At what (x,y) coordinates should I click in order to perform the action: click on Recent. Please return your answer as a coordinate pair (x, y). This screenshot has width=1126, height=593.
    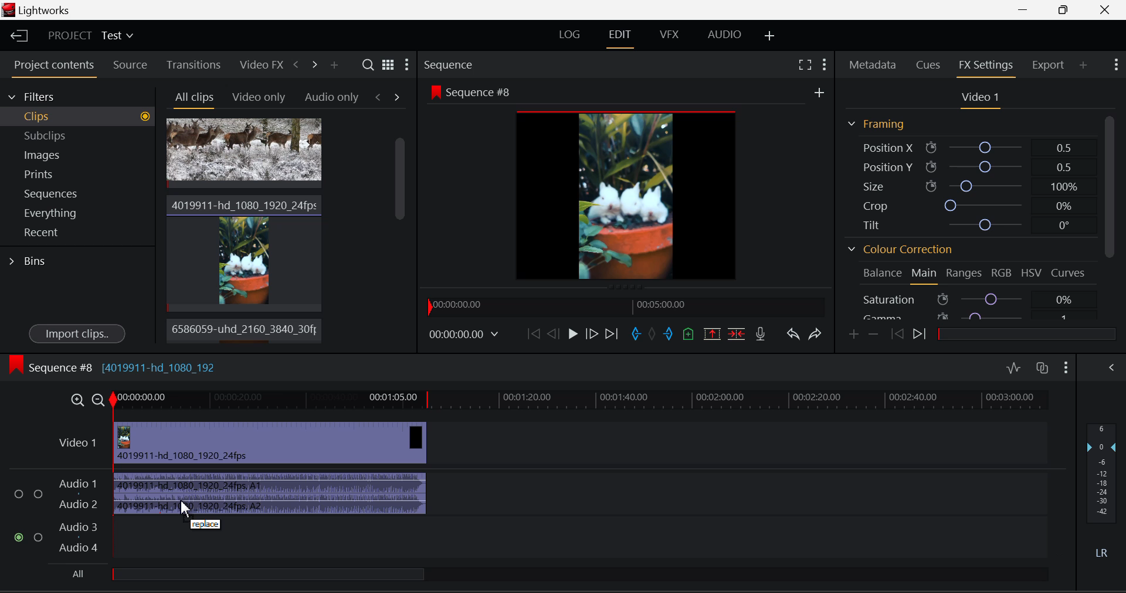
    Looking at the image, I should click on (78, 233).